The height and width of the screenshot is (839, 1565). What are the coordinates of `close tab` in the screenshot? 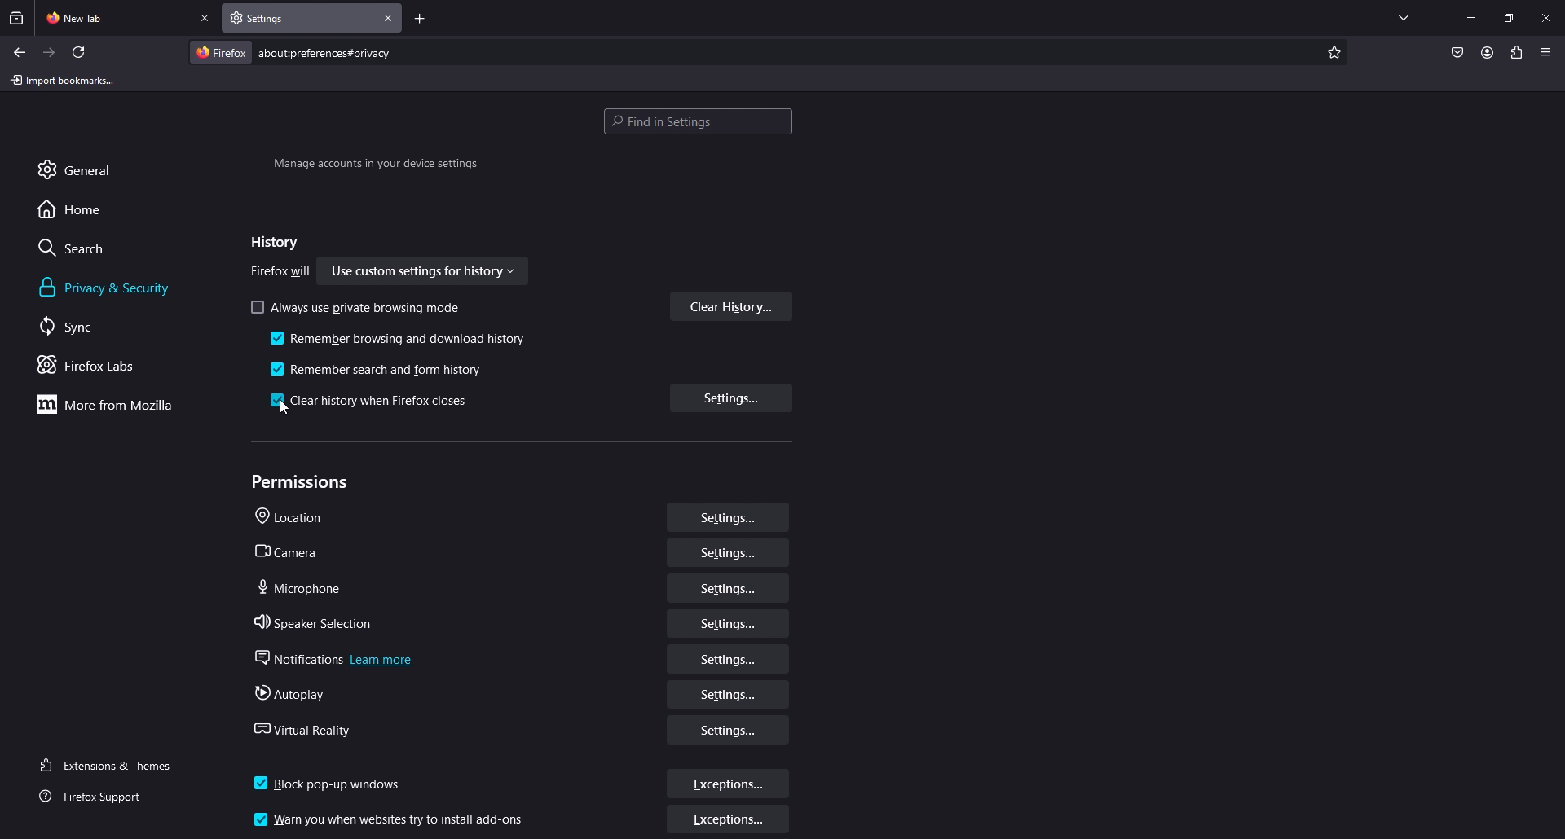 It's located at (389, 18).